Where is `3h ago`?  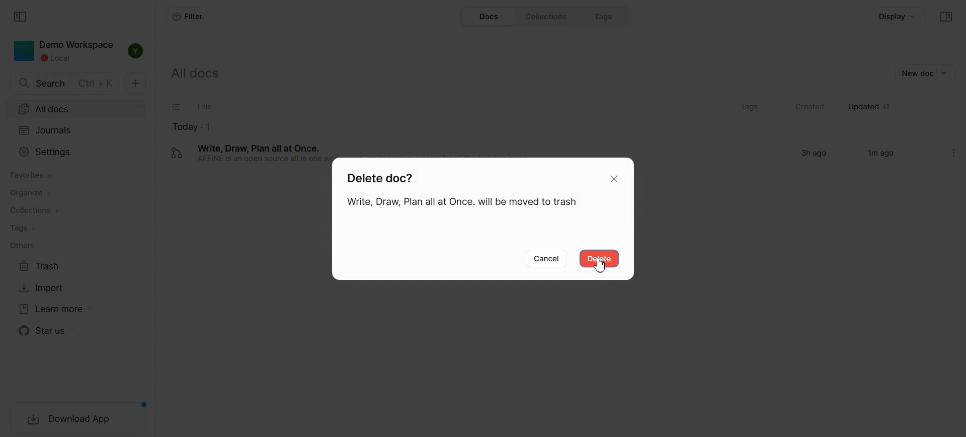
3h ago is located at coordinates (814, 154).